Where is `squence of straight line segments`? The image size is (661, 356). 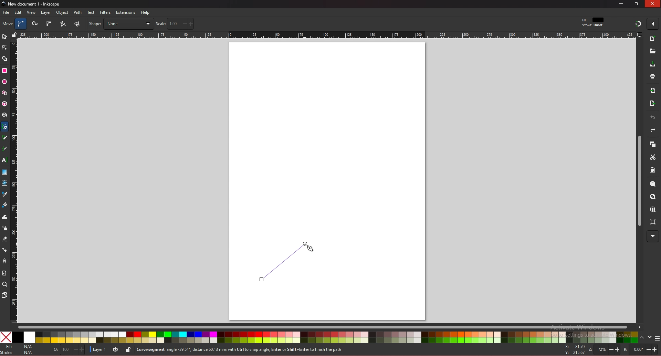 squence of straight line segments is located at coordinates (63, 24).